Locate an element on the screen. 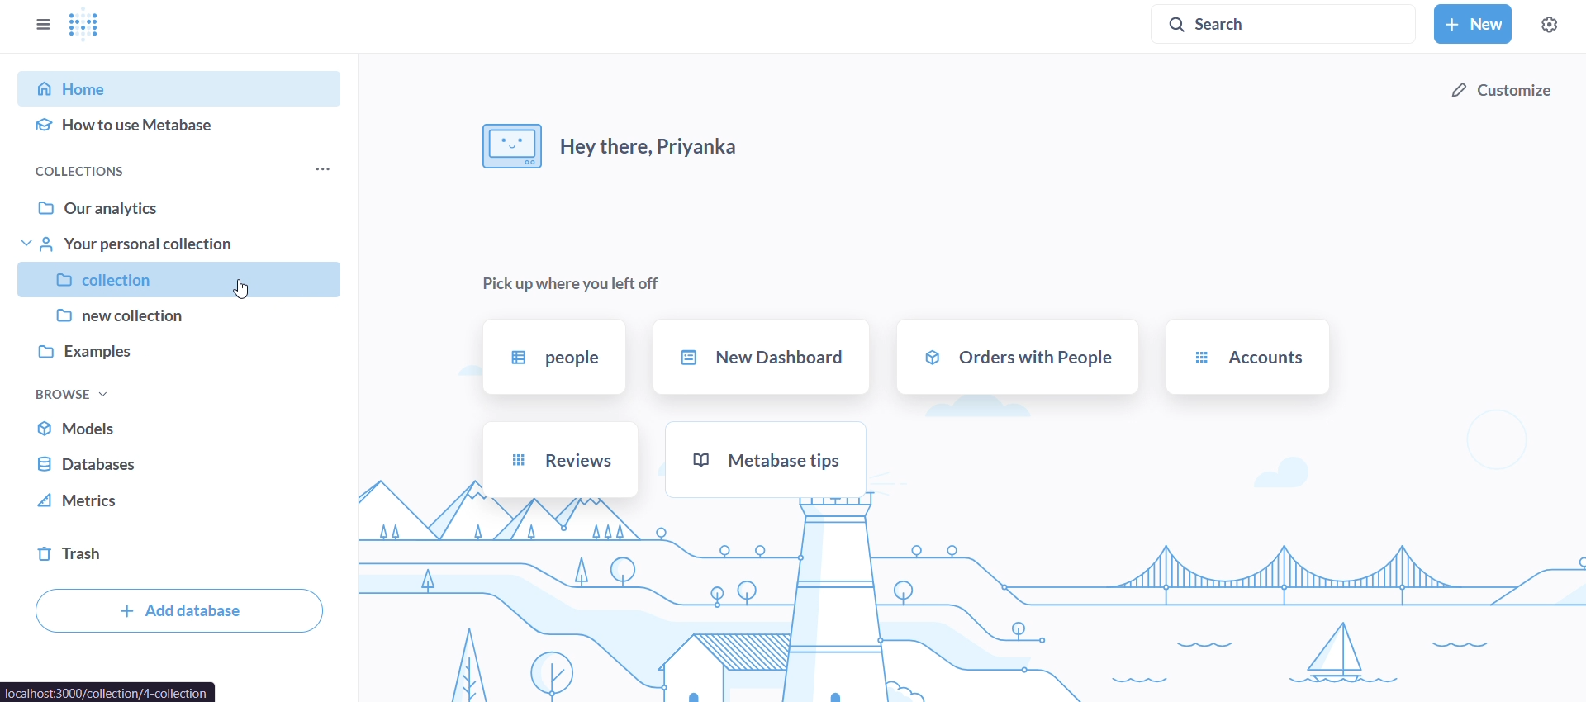  pick up where you left off is located at coordinates (575, 283).